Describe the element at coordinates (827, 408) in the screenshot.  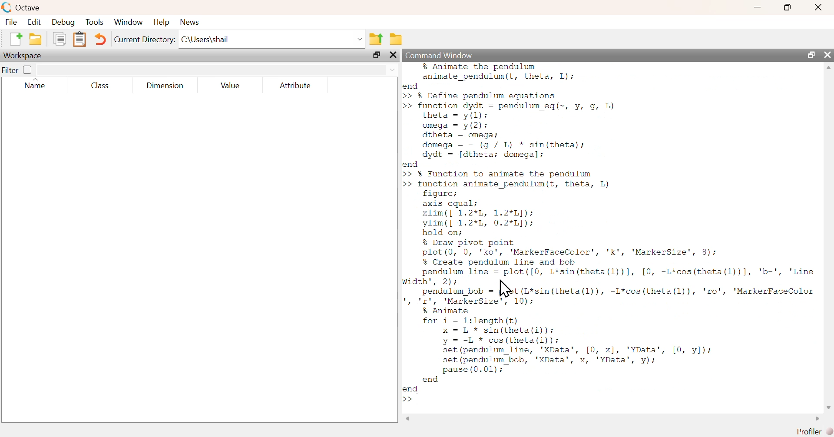
I see `Scroll down` at that location.